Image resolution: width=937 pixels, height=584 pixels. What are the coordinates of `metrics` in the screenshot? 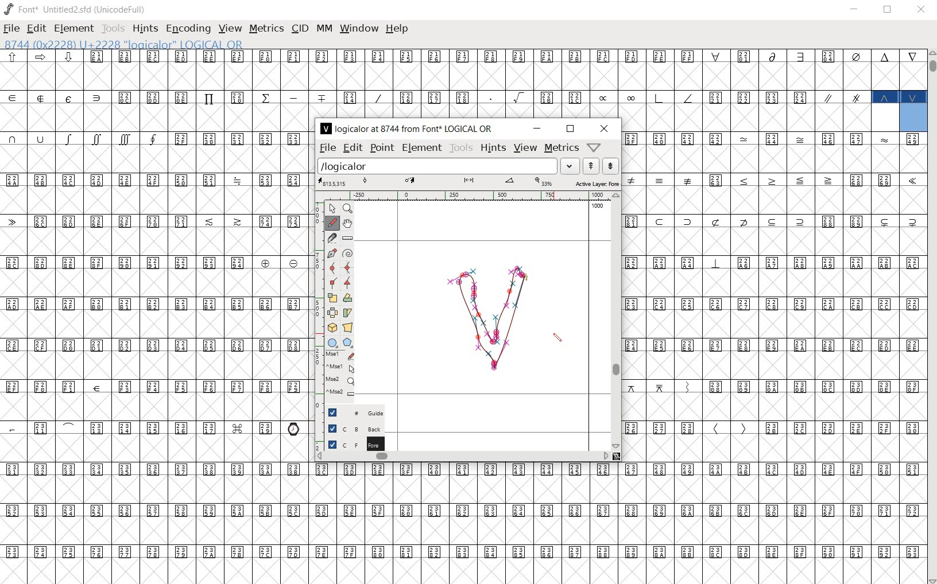 It's located at (562, 147).